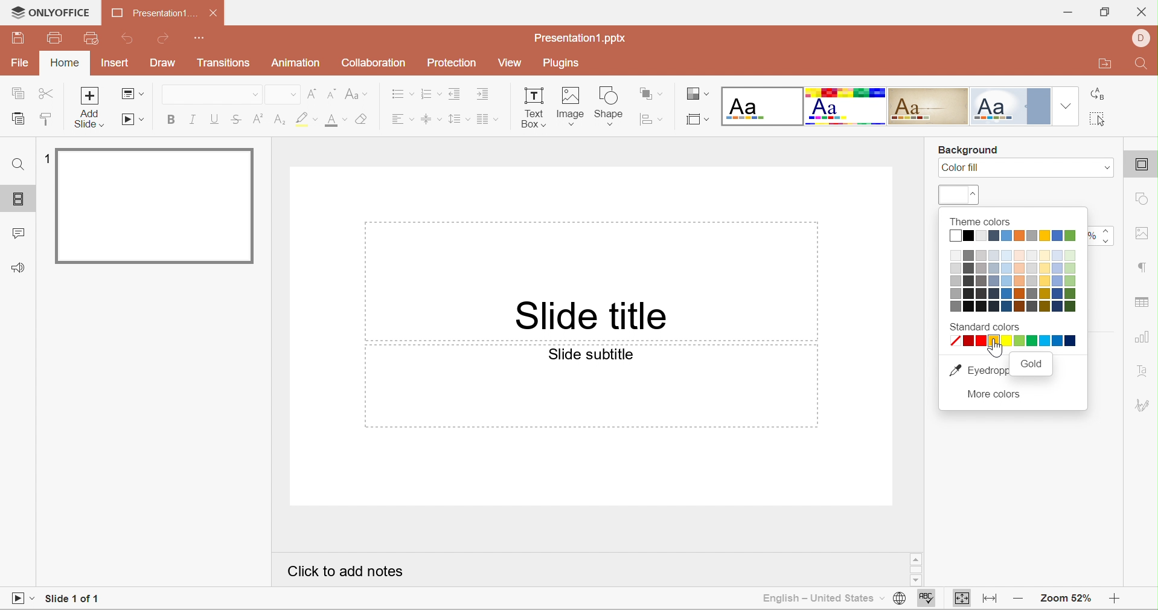 Image resolution: width=1158 pixels, height=610 pixels. What do you see at coordinates (214, 13) in the screenshot?
I see `Close` at bounding box center [214, 13].